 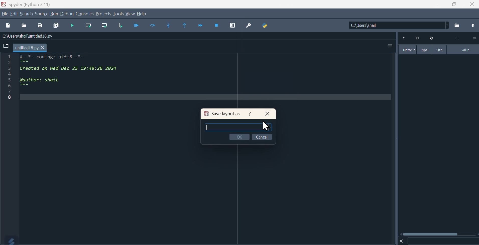 I want to click on Stop debugging, so click(x=217, y=26).